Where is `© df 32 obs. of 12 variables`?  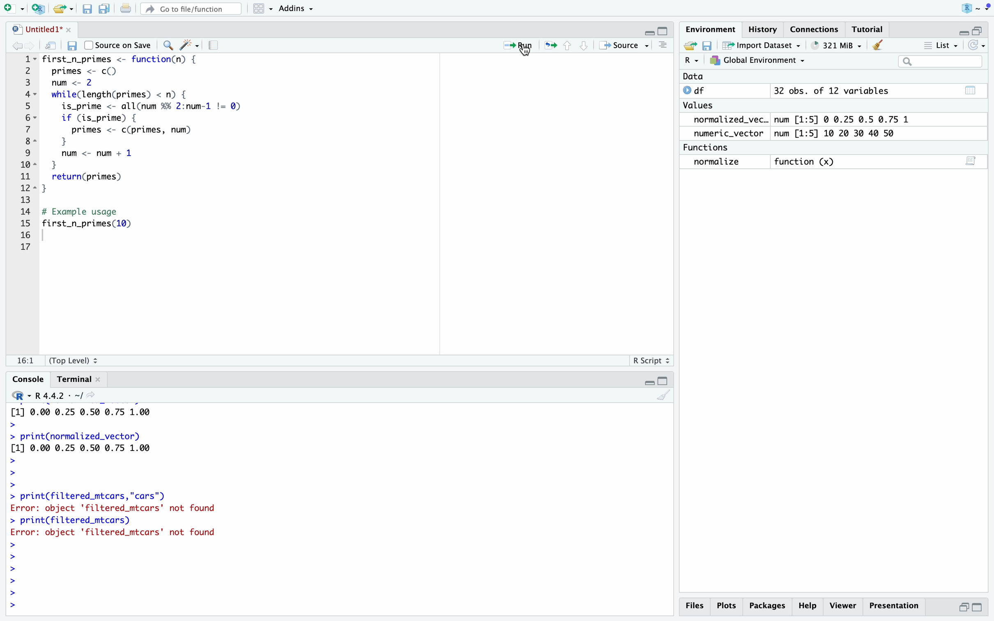 © df 32 obs. of 12 variables is located at coordinates (826, 90).